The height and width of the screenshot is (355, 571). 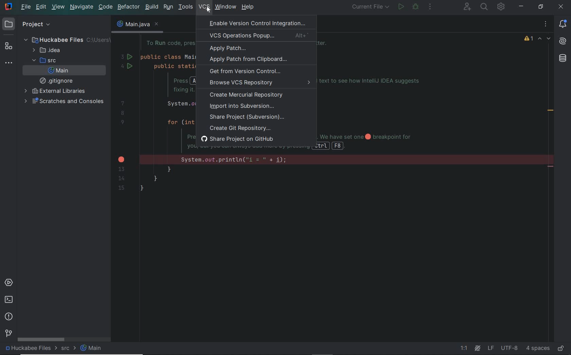 What do you see at coordinates (92, 349) in the screenshot?
I see `main` at bounding box center [92, 349].